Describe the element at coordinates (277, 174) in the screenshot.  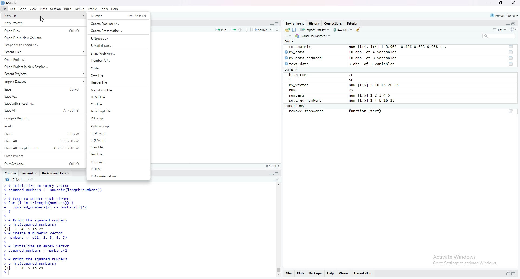
I see `maximize` at that location.